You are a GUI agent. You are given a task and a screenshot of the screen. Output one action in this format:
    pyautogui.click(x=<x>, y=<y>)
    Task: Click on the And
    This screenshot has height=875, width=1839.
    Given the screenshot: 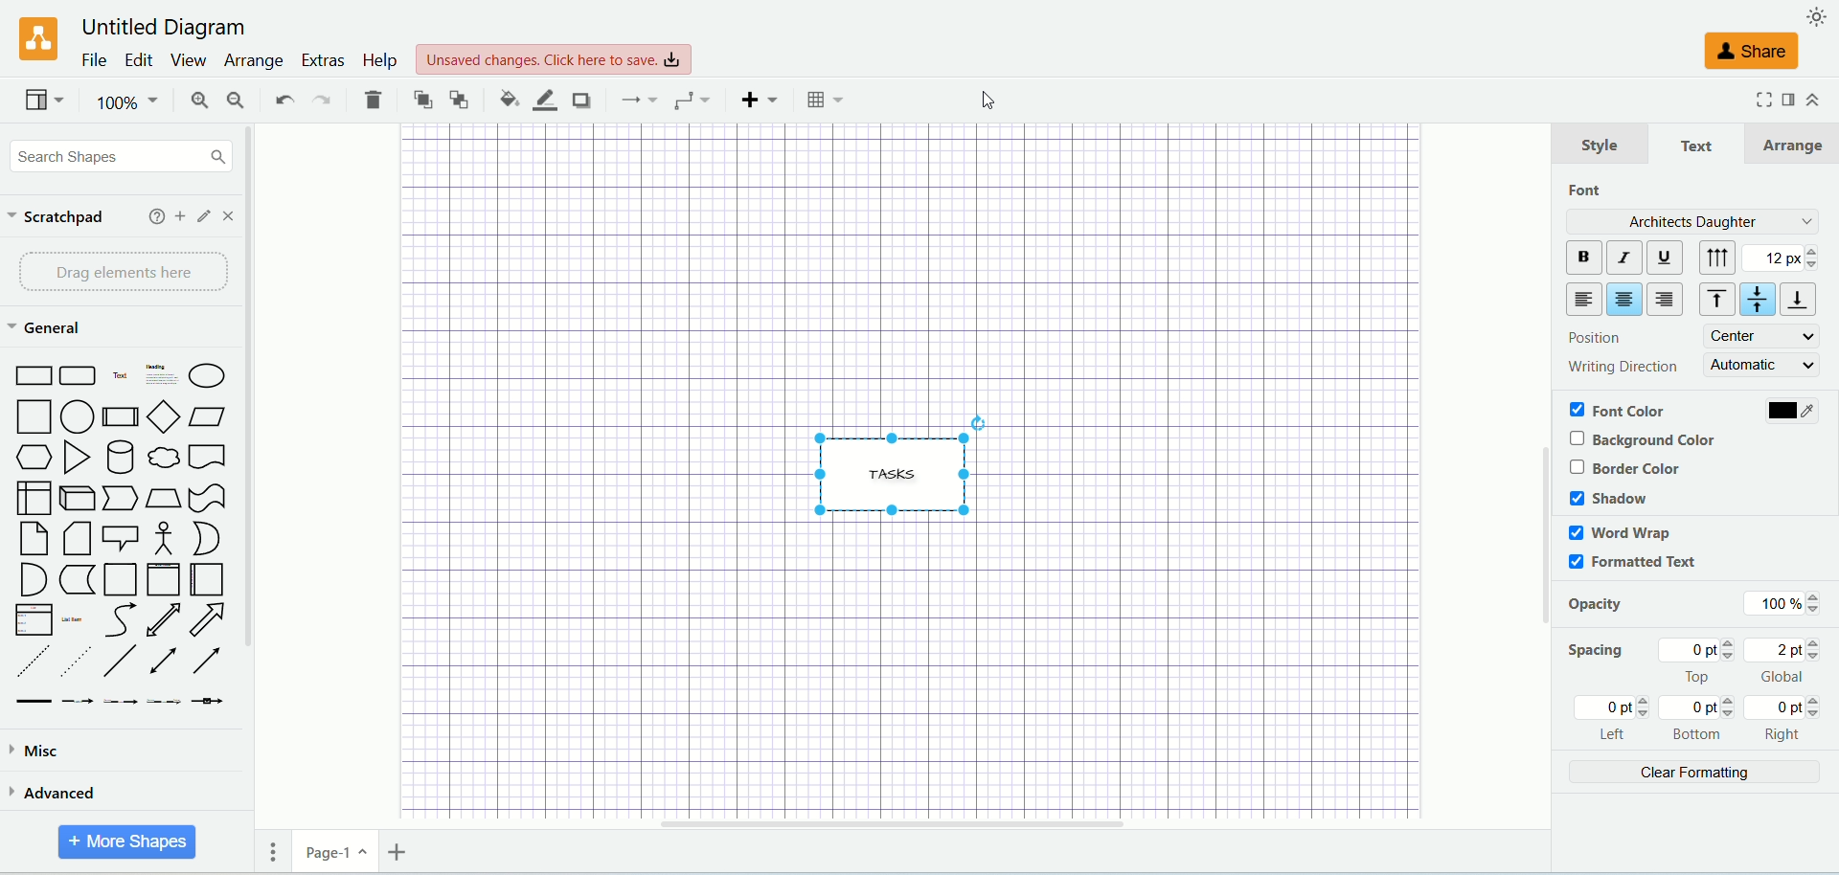 What is the action you would take?
    pyautogui.click(x=32, y=579)
    